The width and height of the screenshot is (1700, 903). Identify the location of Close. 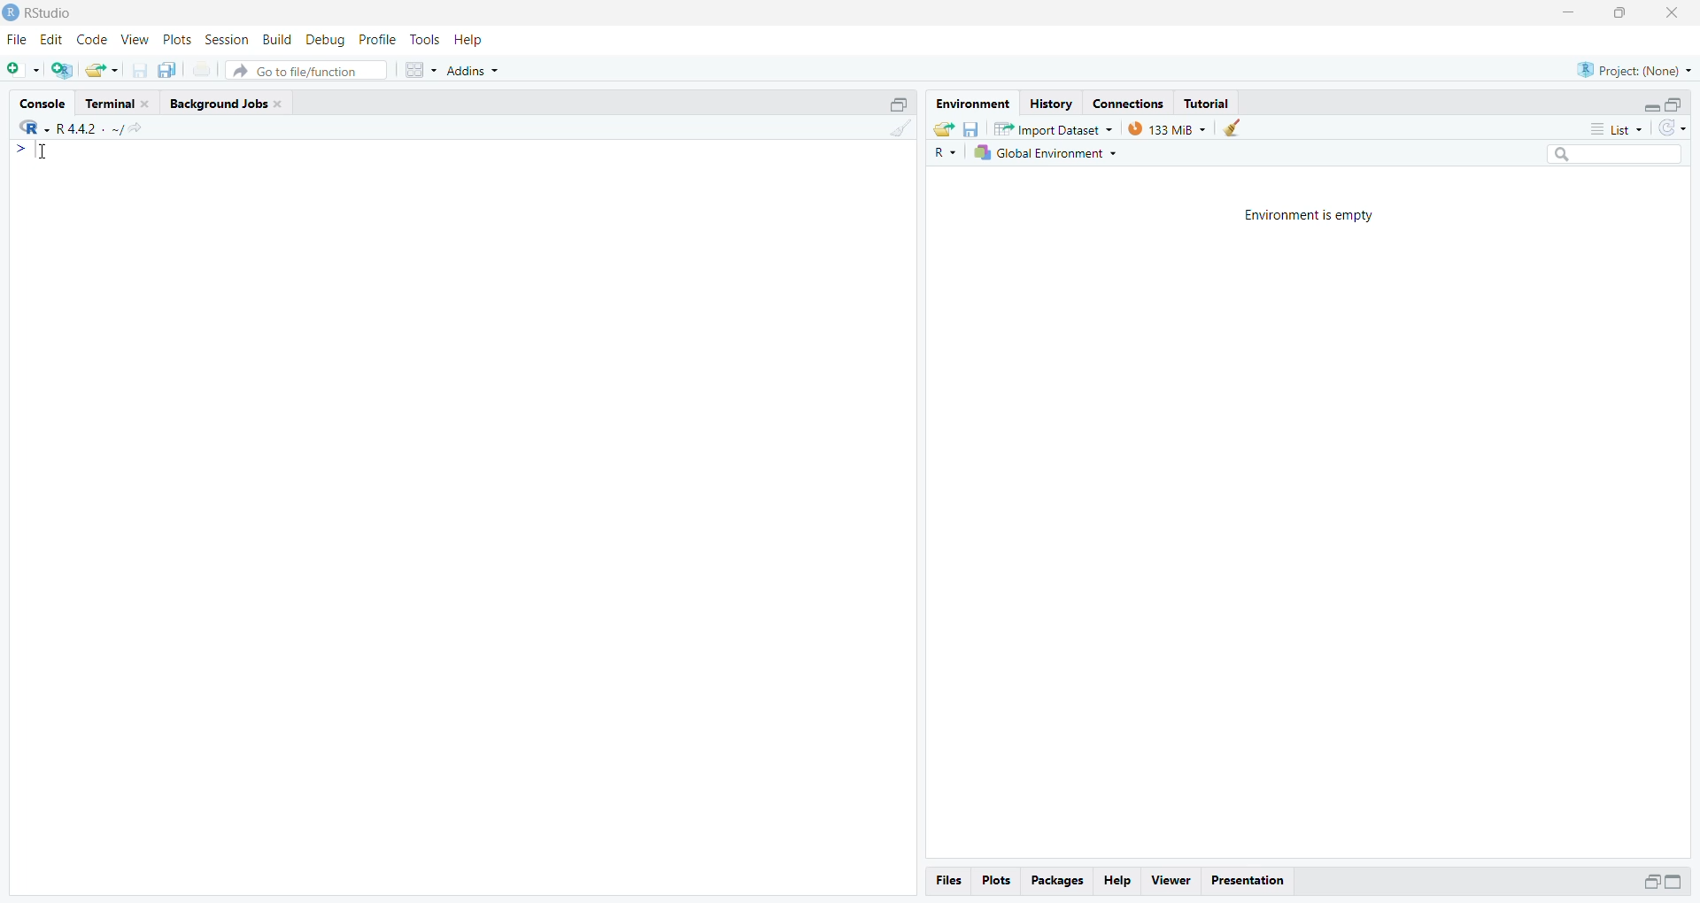
(1665, 15).